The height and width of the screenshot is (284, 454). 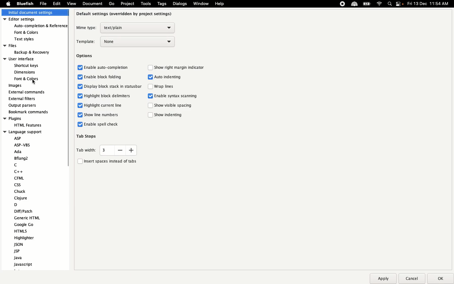 What do you see at coordinates (24, 105) in the screenshot?
I see `Output parsers` at bounding box center [24, 105].